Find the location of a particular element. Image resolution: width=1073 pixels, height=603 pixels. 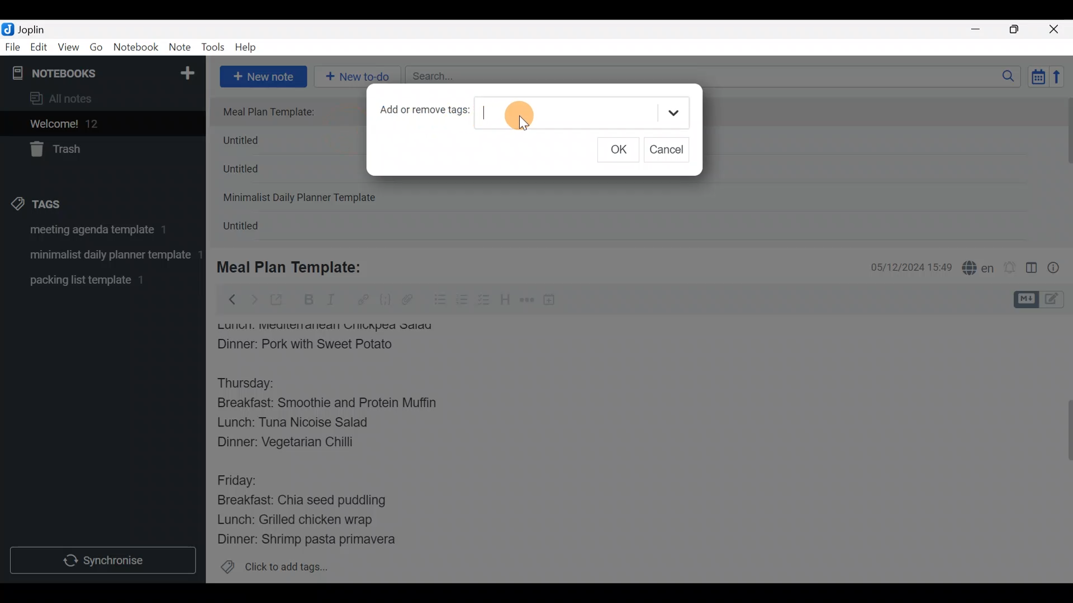

Trash is located at coordinates (96, 150).